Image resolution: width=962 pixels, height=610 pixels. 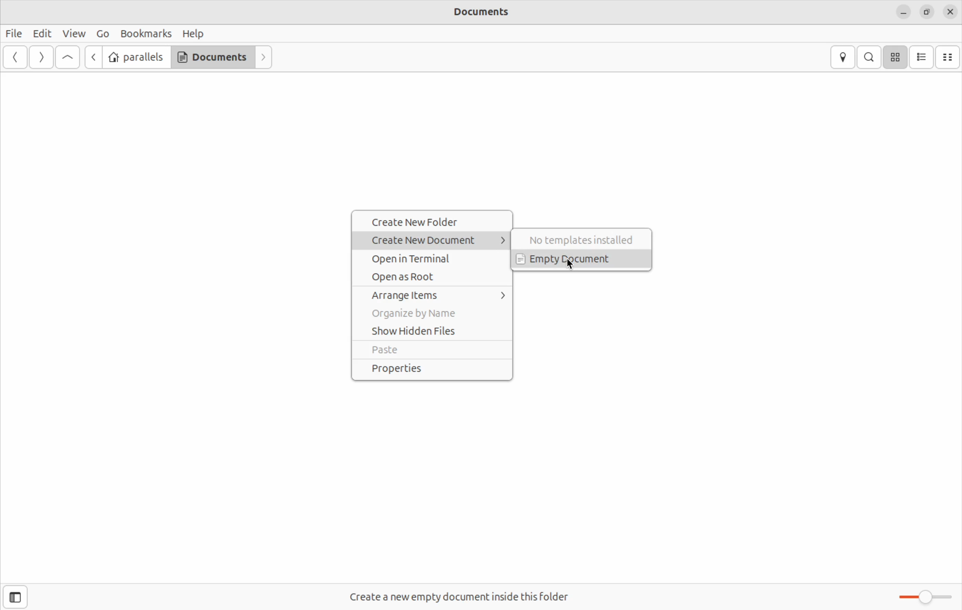 What do you see at coordinates (145, 34) in the screenshot?
I see `bookmarks` at bounding box center [145, 34].